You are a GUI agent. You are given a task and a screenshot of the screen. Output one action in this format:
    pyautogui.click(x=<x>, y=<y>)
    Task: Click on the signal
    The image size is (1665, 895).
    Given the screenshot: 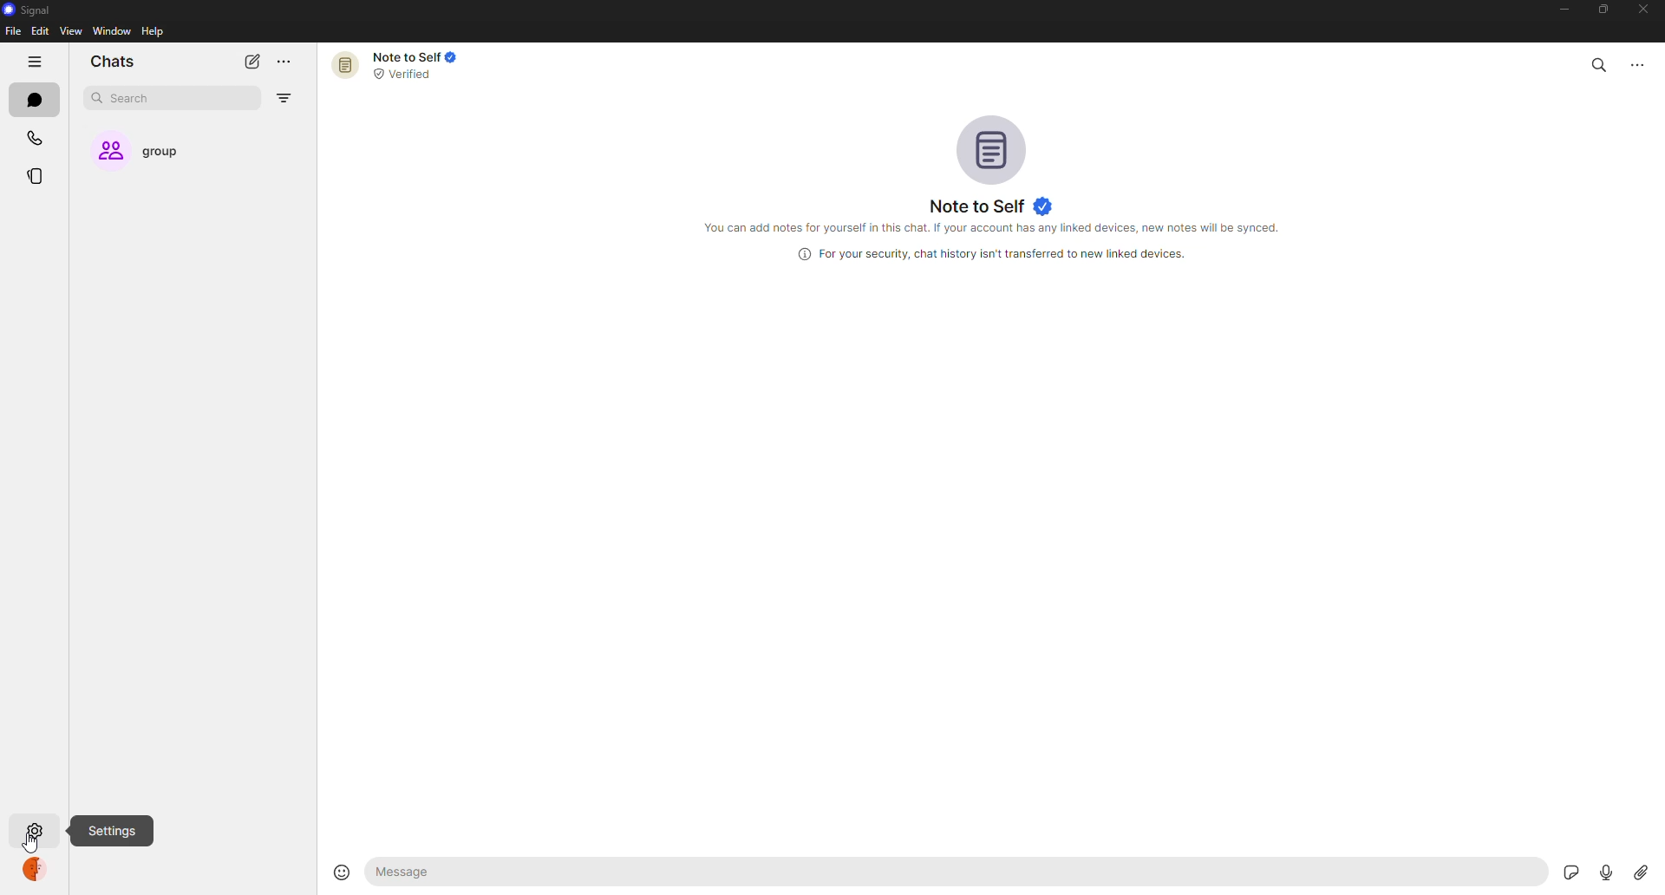 What is the action you would take?
    pyautogui.click(x=26, y=11)
    